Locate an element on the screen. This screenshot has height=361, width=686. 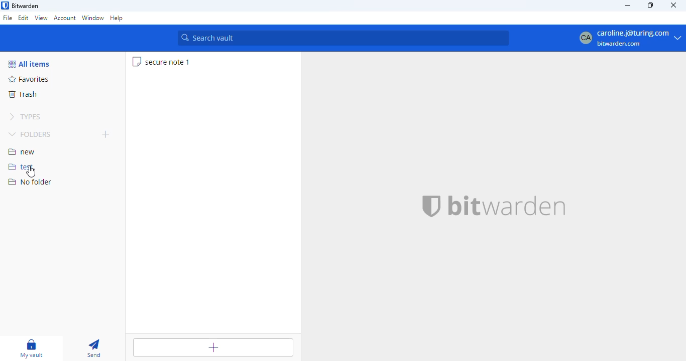
folders is located at coordinates (31, 134).